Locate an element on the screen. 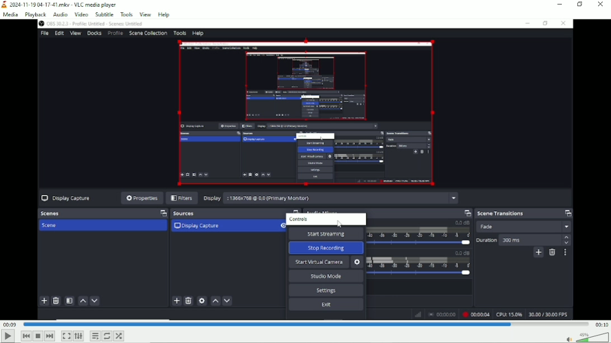 The image size is (611, 343). Stop playlist is located at coordinates (38, 336).